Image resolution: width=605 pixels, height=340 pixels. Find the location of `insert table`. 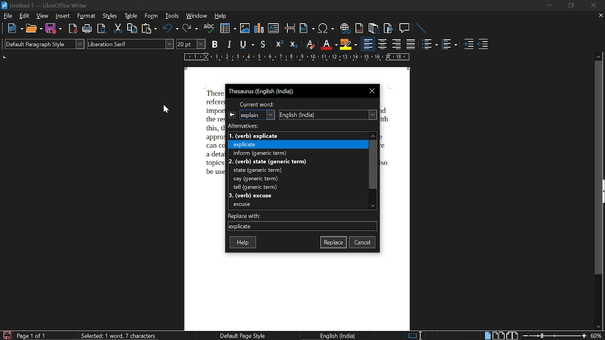

insert table is located at coordinates (228, 28).